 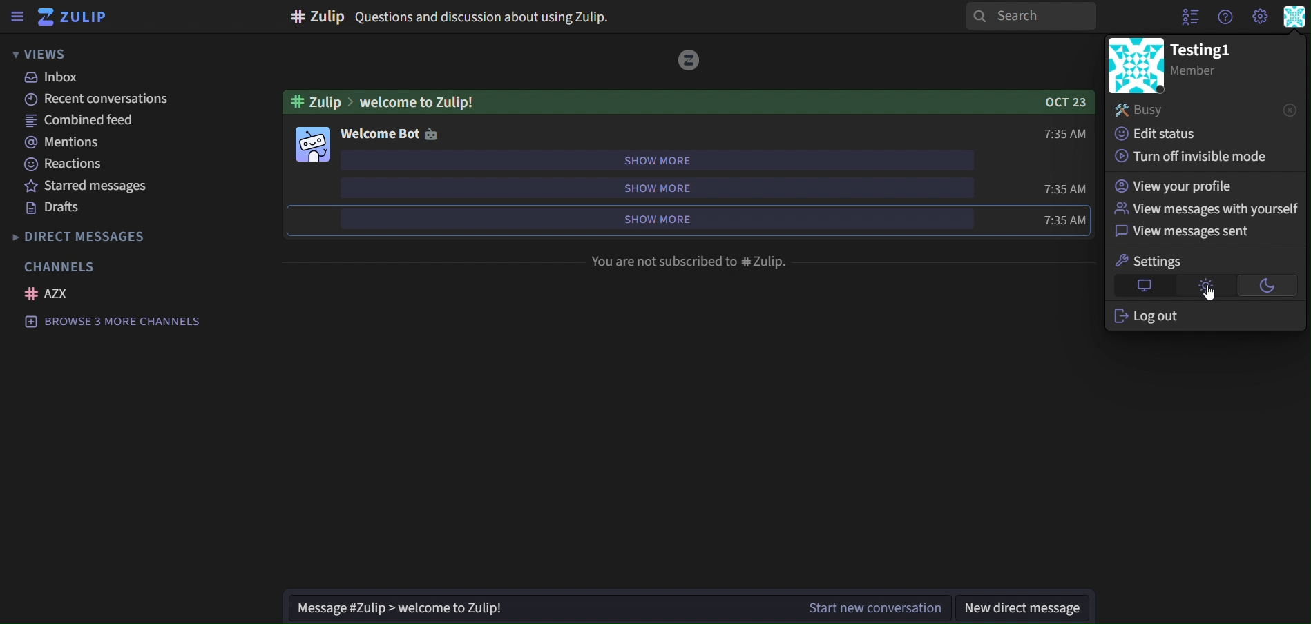 What do you see at coordinates (317, 100) in the screenshot?
I see `# zulip` at bounding box center [317, 100].